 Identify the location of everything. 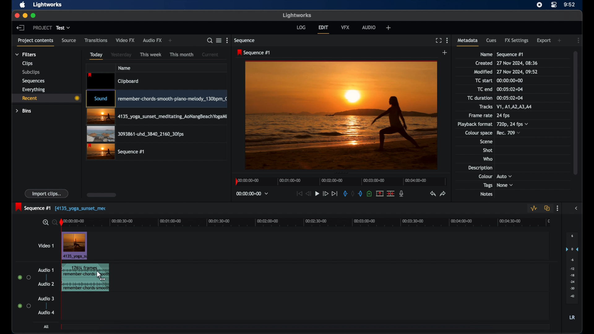
(33, 90).